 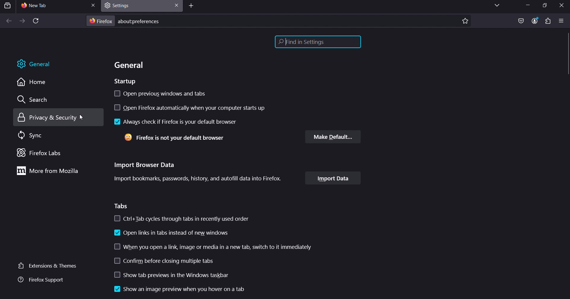 What do you see at coordinates (101, 21) in the screenshot?
I see `Firefox` at bounding box center [101, 21].